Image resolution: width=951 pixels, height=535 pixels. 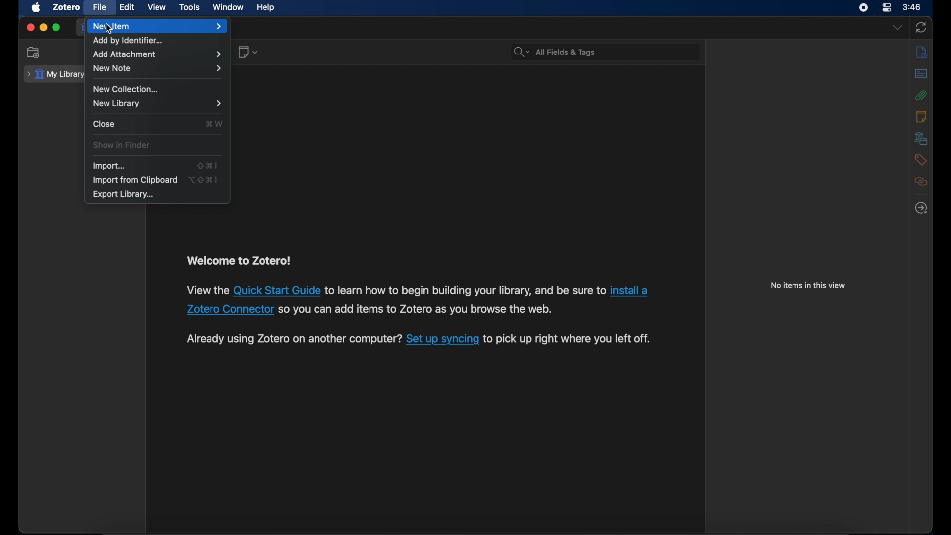 What do you see at coordinates (104, 124) in the screenshot?
I see `close` at bounding box center [104, 124].